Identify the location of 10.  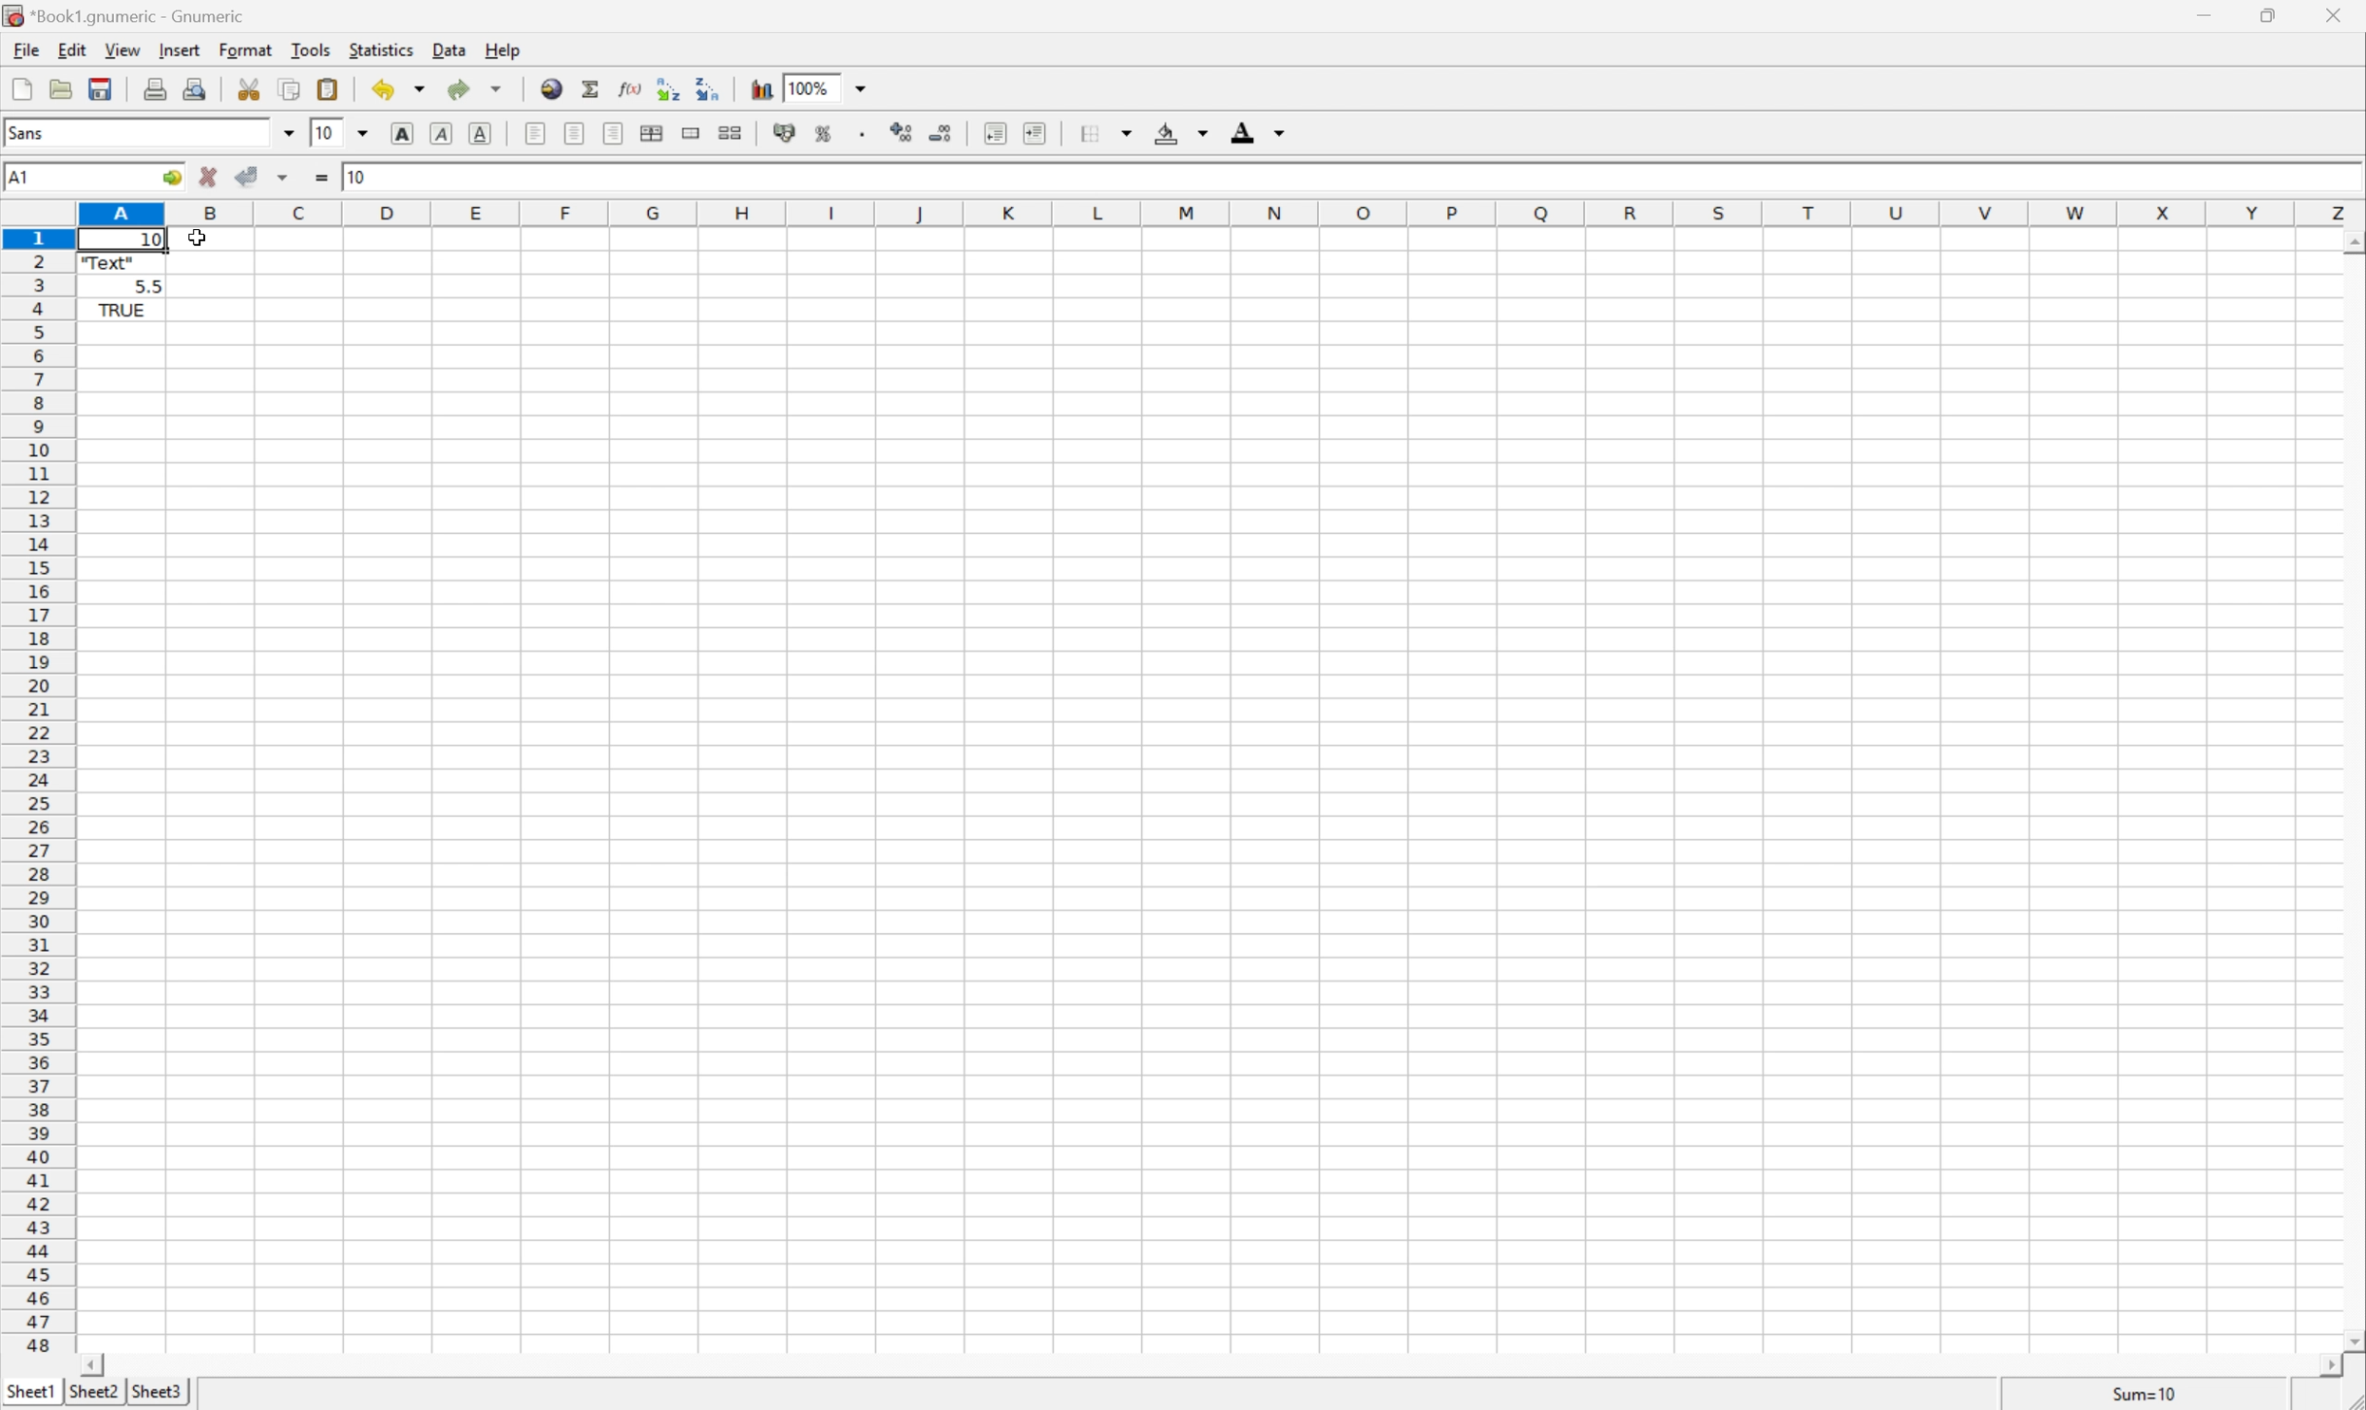
(353, 177).